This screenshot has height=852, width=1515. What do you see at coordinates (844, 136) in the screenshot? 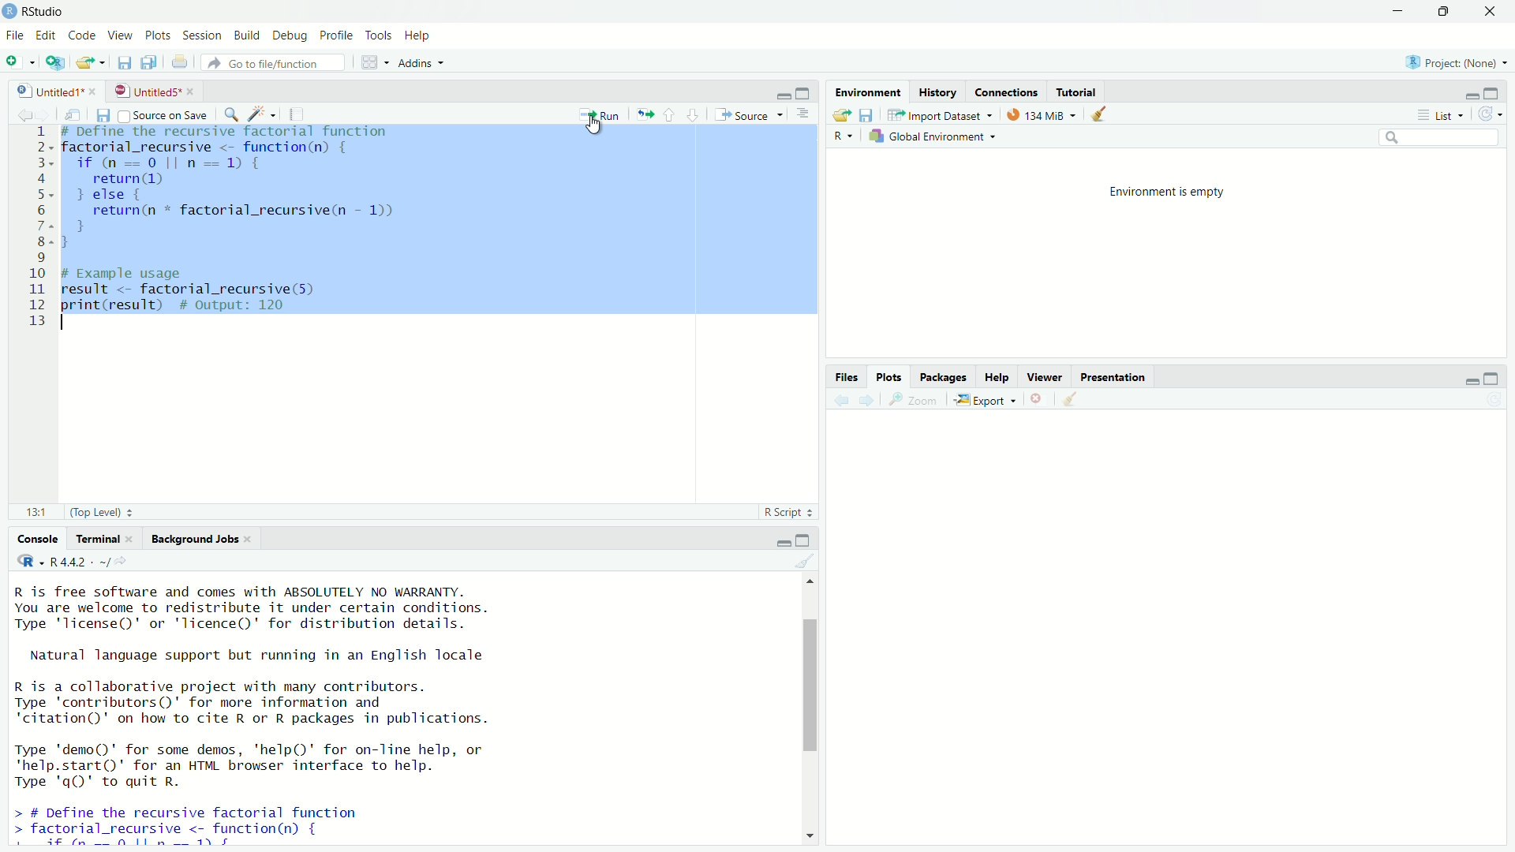
I see `R` at bounding box center [844, 136].